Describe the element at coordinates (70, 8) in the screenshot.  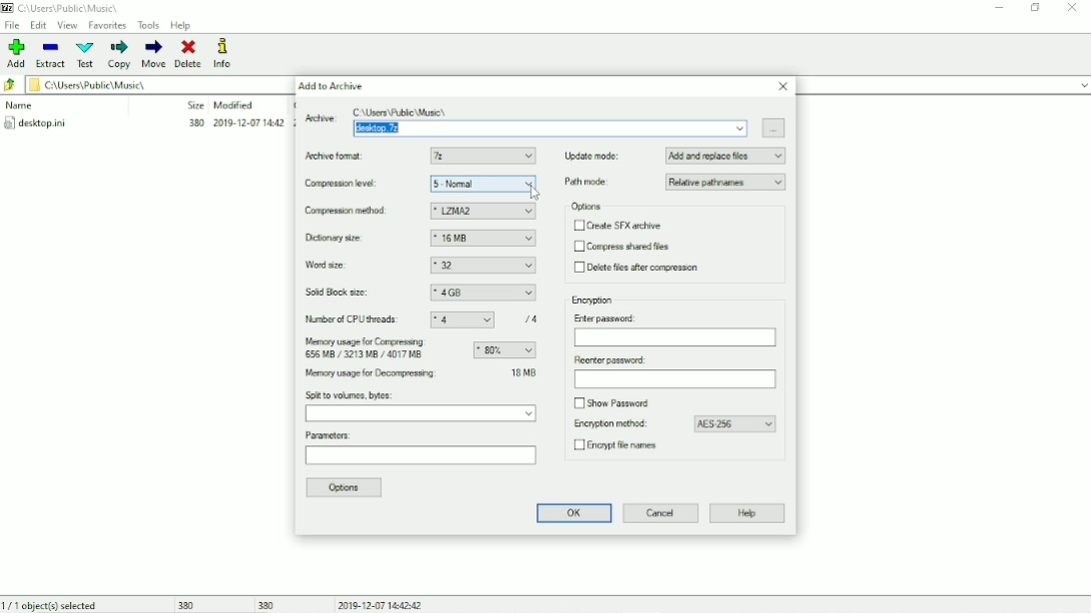
I see `File location` at that location.